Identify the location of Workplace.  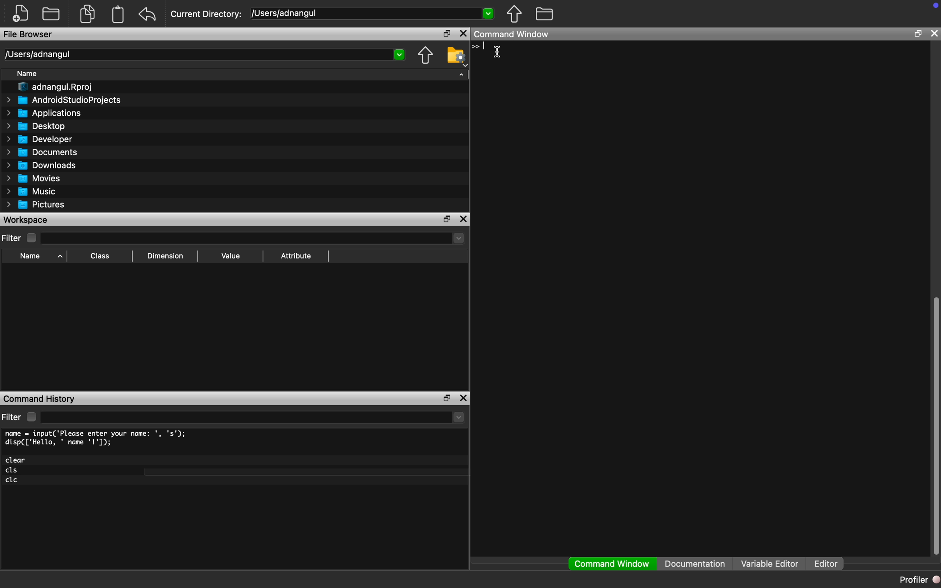
(27, 219).